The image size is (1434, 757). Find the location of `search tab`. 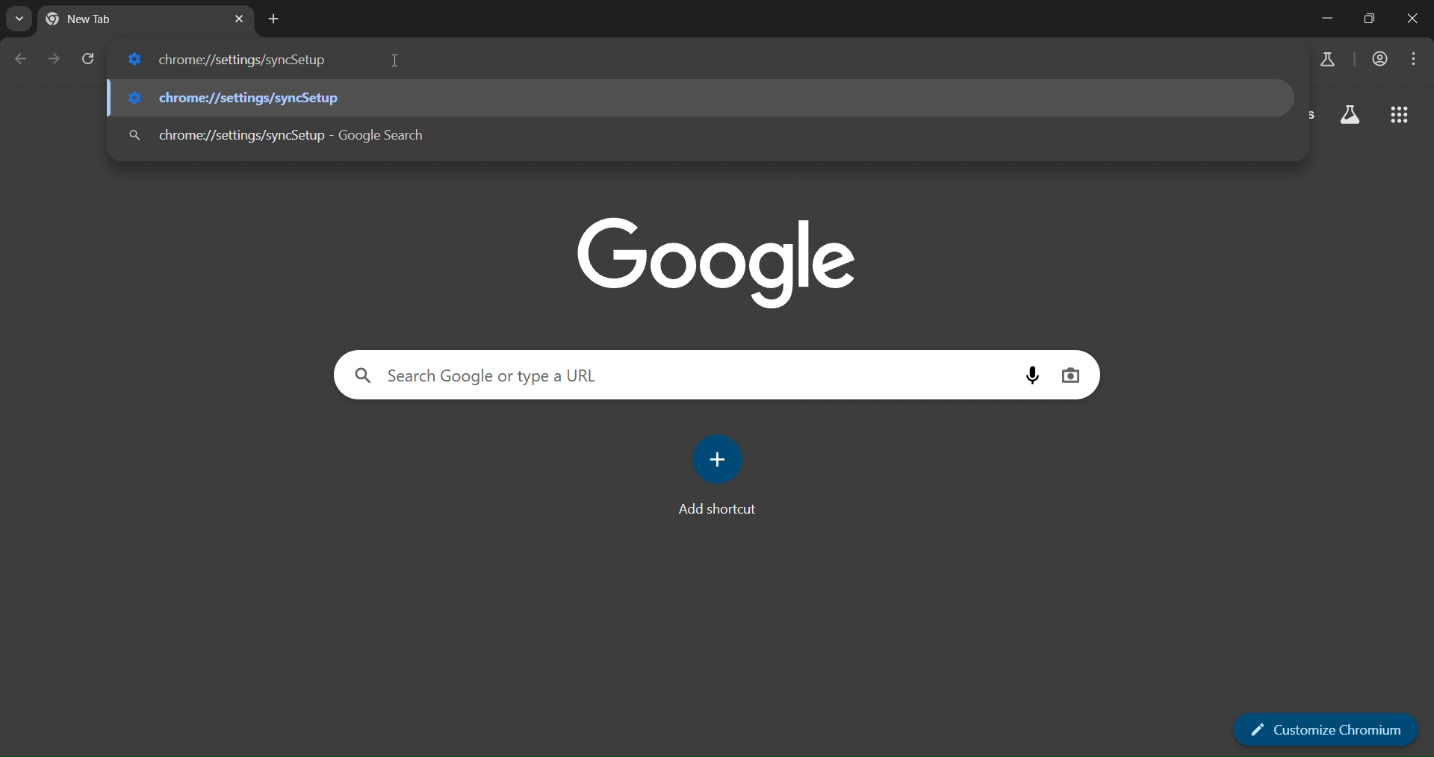

search tab is located at coordinates (19, 20).